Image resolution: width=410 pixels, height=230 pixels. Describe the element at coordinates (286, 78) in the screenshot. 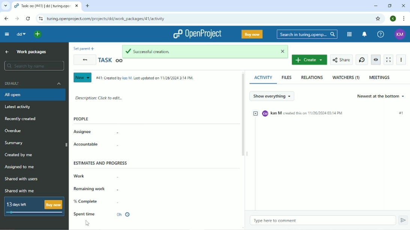

I see `Files` at that location.